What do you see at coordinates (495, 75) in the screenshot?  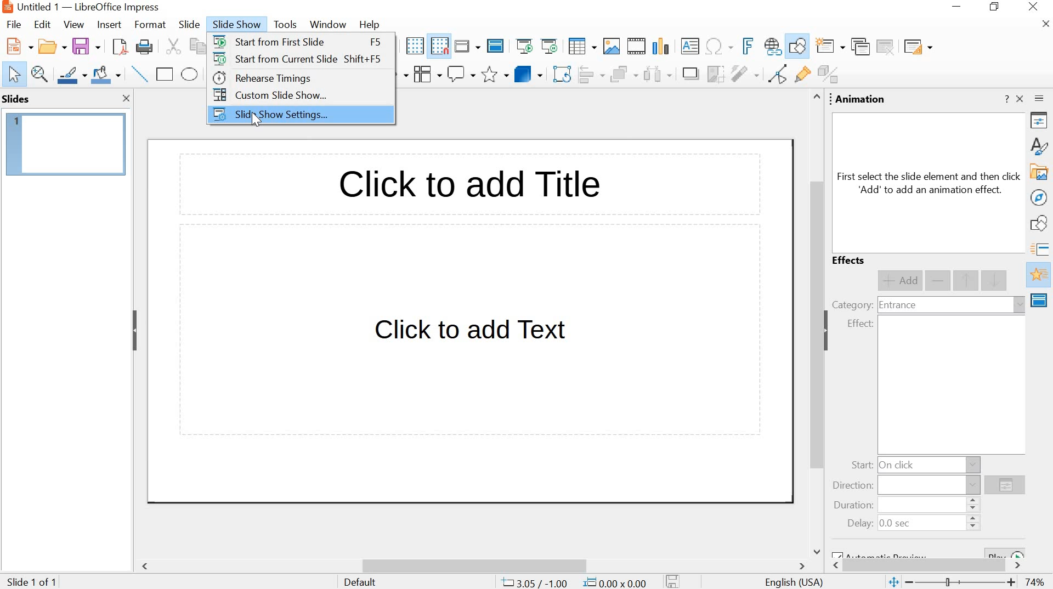 I see `stars and banners` at bounding box center [495, 75].